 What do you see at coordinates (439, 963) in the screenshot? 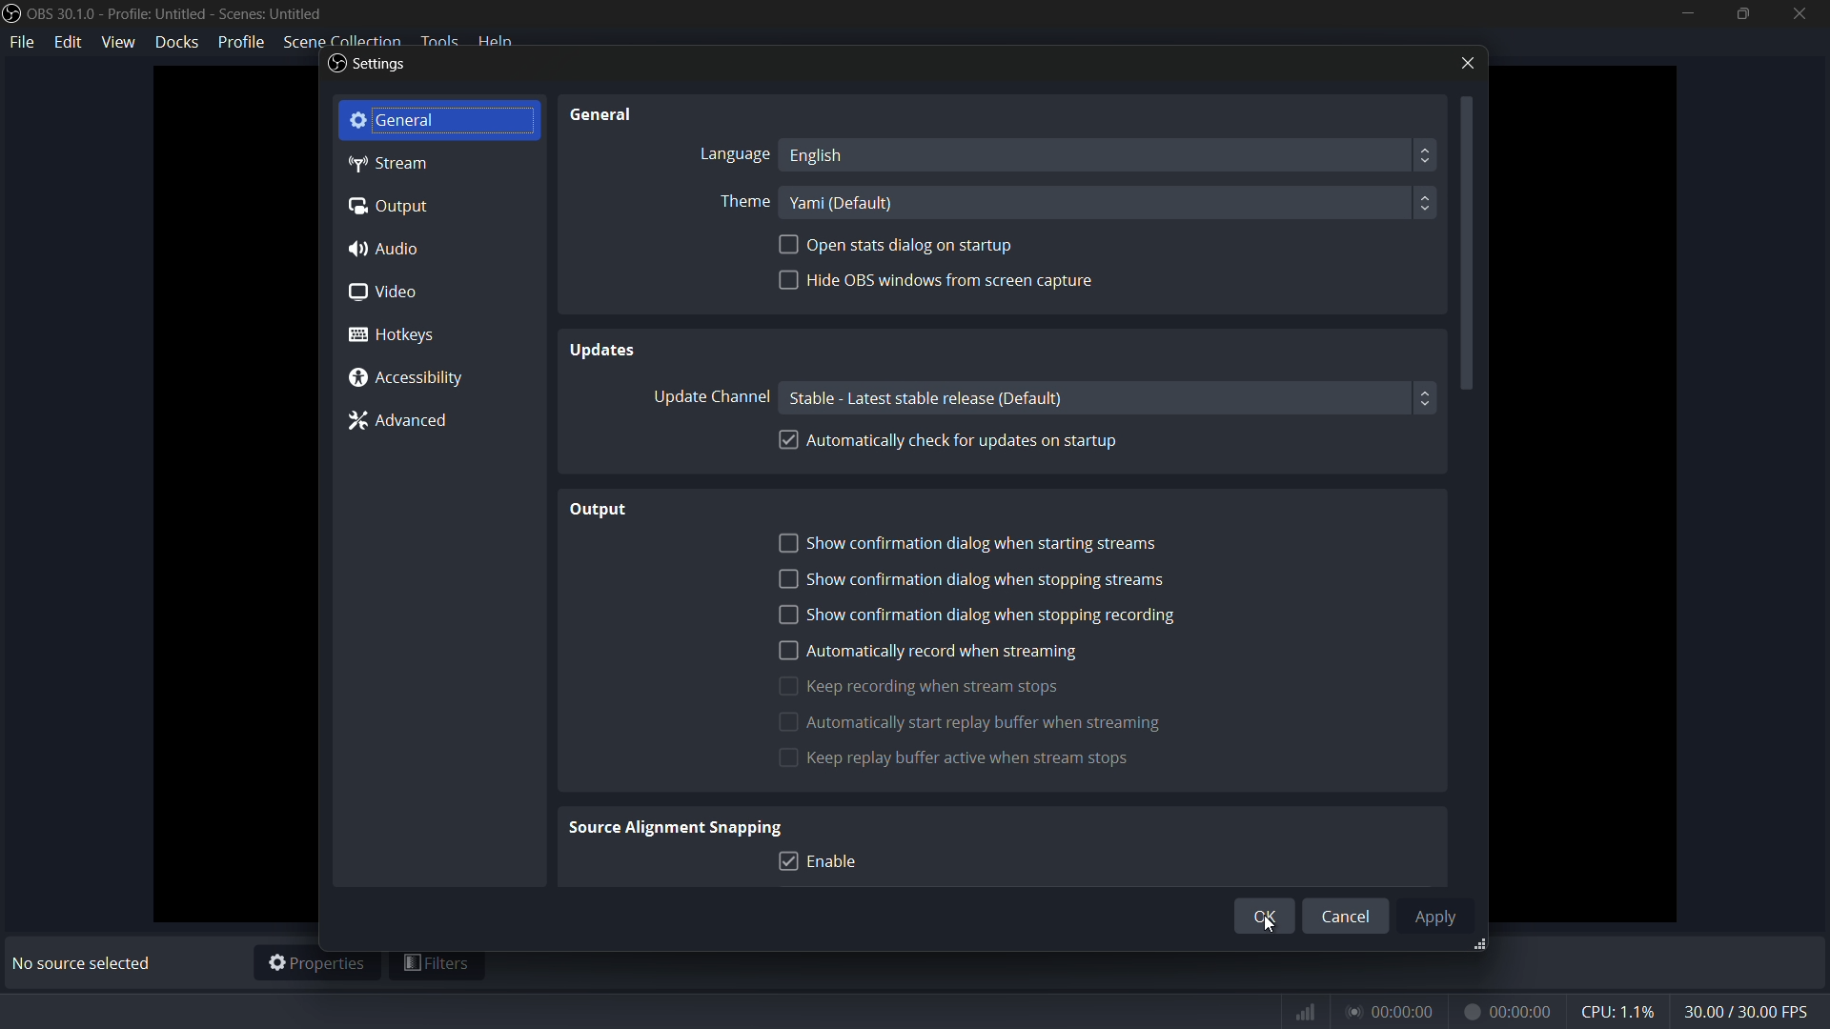
I see `Filters` at bounding box center [439, 963].